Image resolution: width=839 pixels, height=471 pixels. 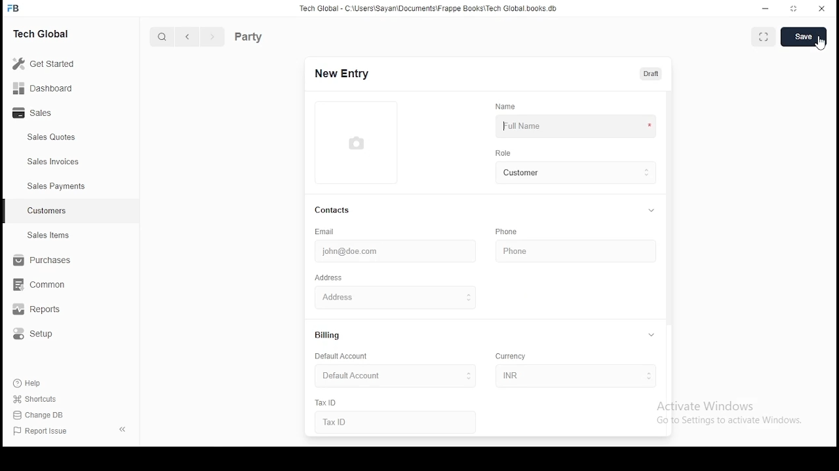 What do you see at coordinates (328, 403) in the screenshot?
I see `tax ID` at bounding box center [328, 403].